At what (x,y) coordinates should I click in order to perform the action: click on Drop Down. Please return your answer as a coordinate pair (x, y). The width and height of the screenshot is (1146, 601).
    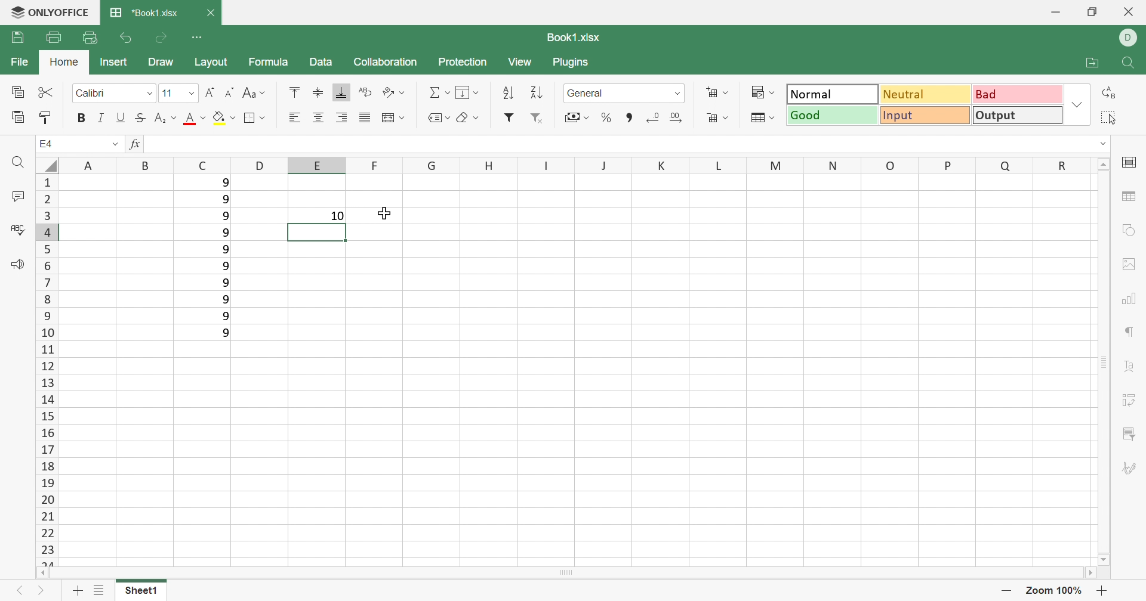
    Looking at the image, I should click on (1102, 143).